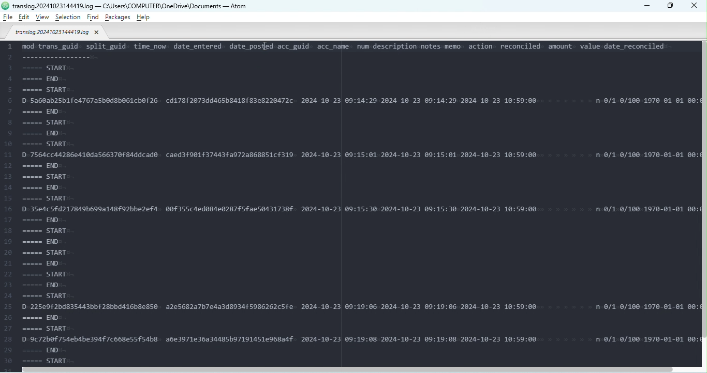 The height and width of the screenshot is (373, 707). I want to click on Minimize, so click(646, 5).